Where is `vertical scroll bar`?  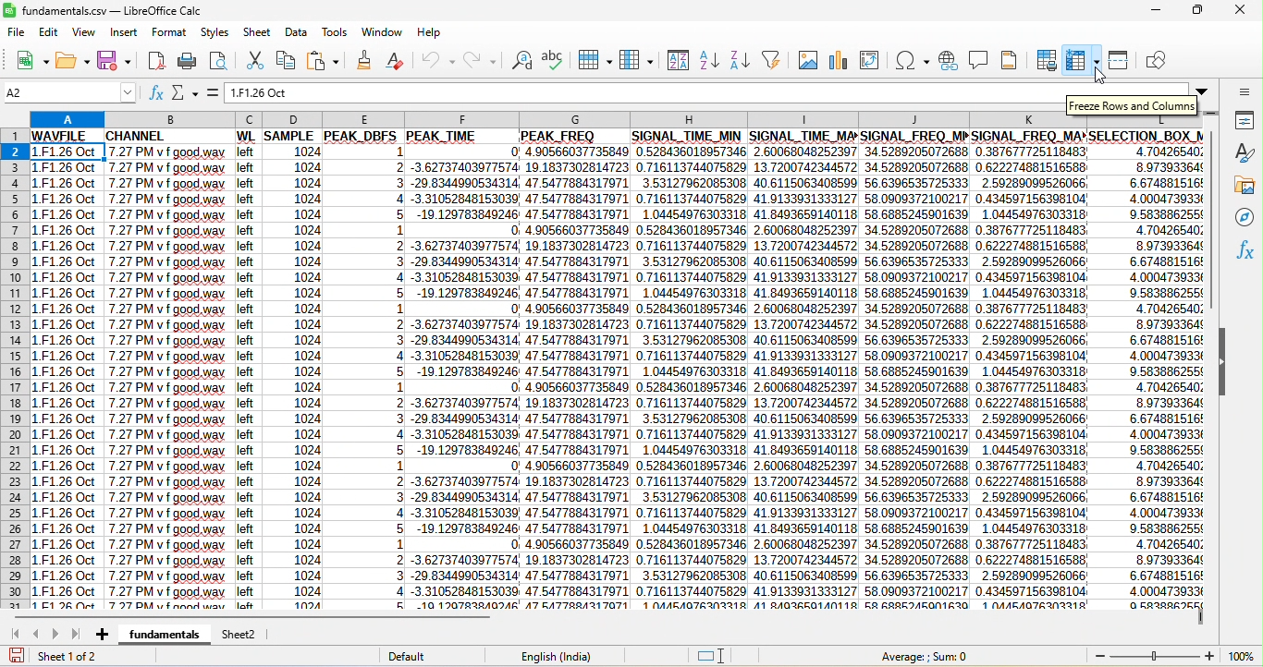
vertical scroll bar is located at coordinates (1216, 224).